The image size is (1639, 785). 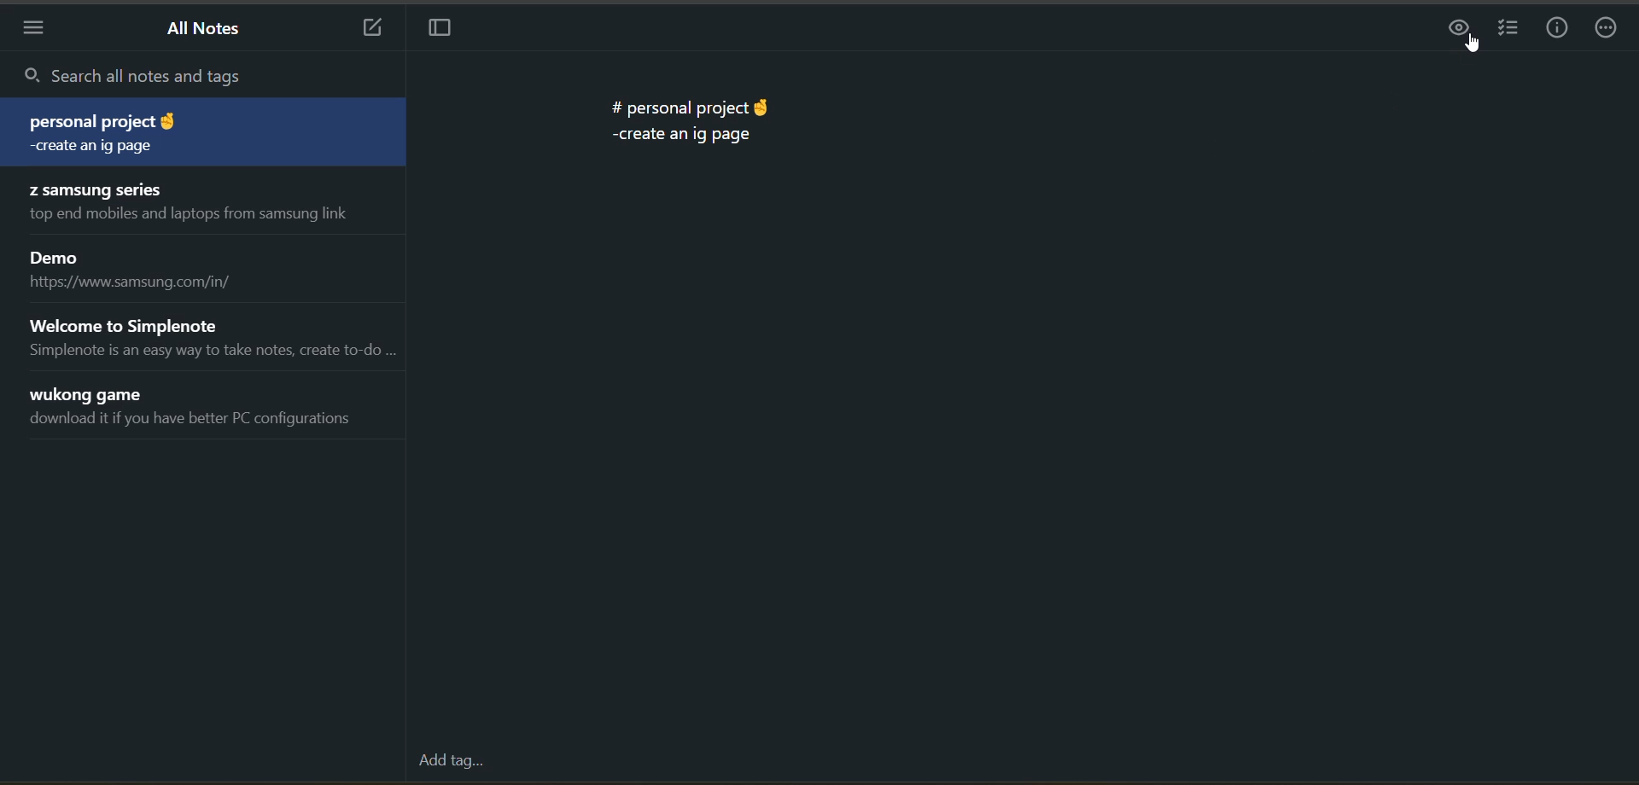 I want to click on cursor, so click(x=1474, y=44).